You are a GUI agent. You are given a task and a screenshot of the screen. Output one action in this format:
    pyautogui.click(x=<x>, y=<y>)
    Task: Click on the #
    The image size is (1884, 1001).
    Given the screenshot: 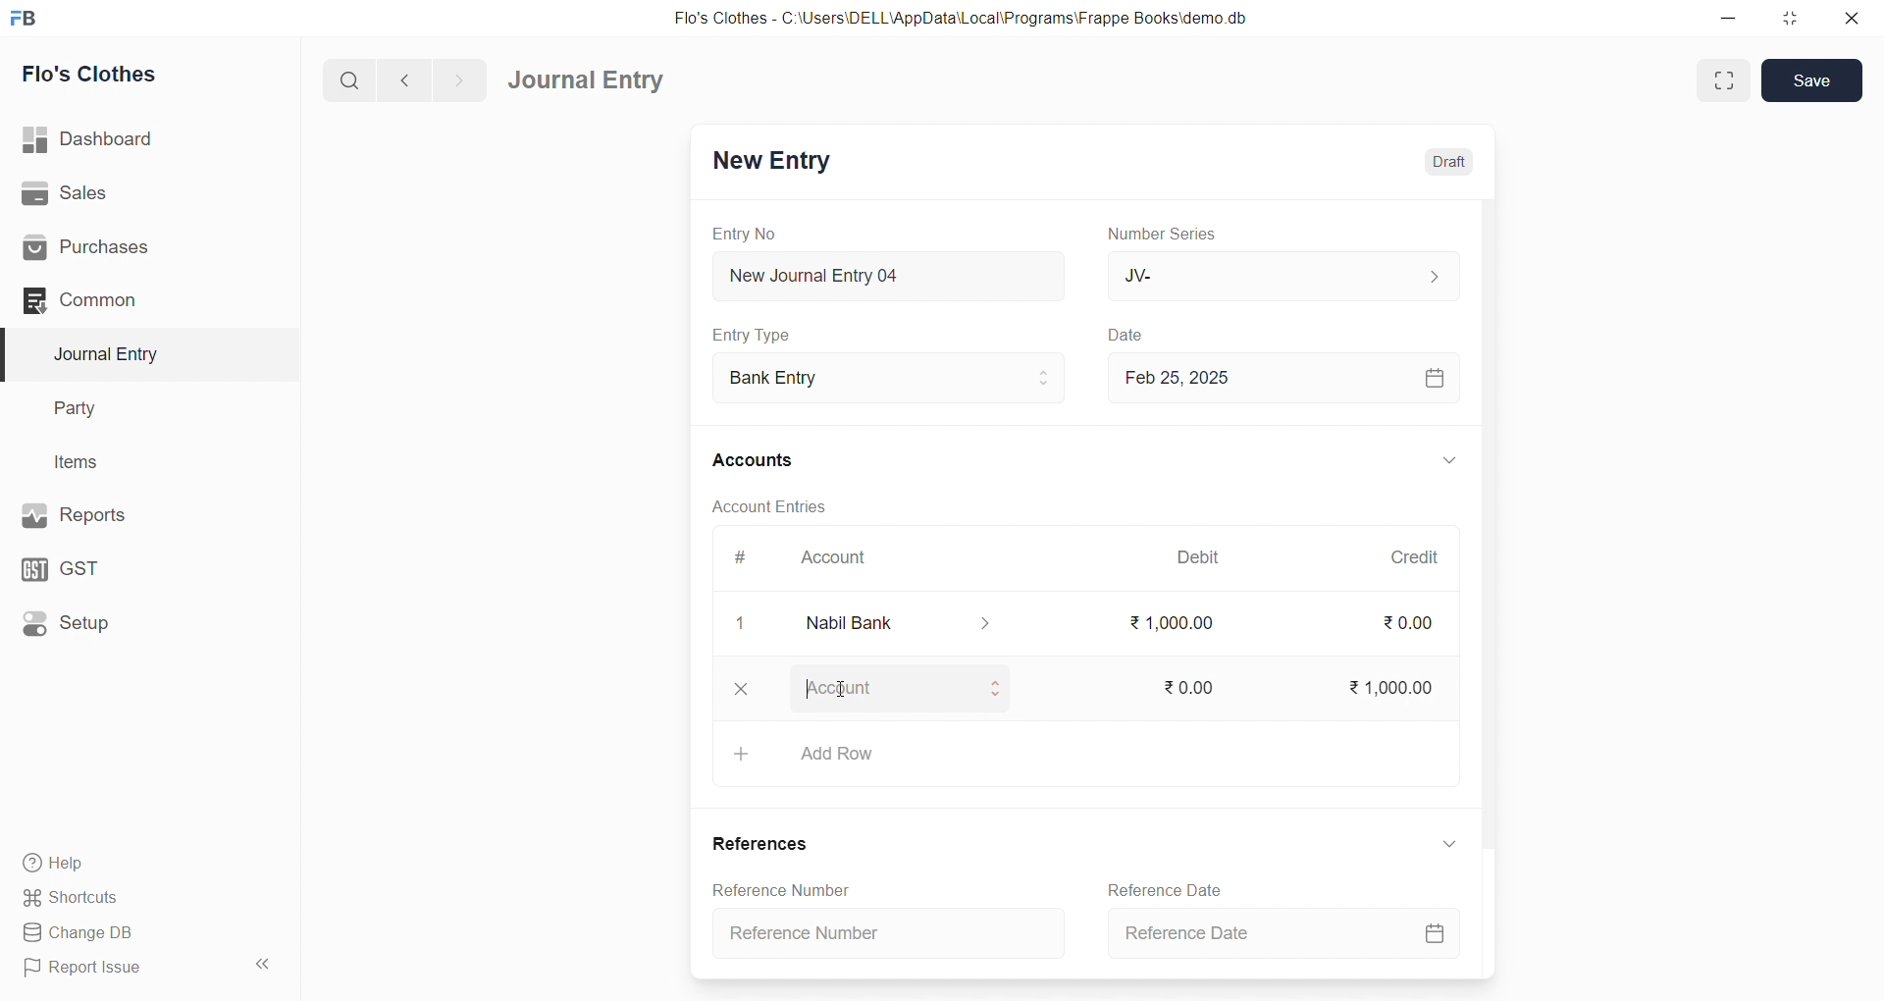 What is the action you would take?
    pyautogui.click(x=741, y=559)
    